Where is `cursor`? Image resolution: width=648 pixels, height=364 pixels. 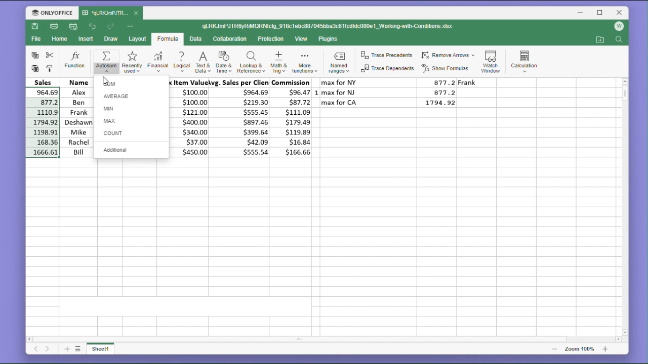
cursor is located at coordinates (104, 79).